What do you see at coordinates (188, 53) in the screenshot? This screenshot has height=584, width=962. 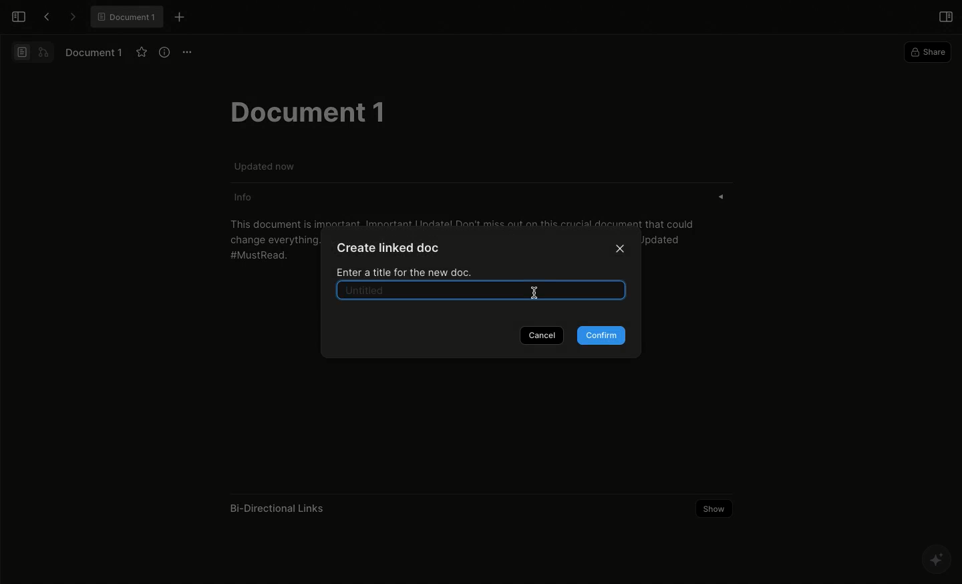 I see `Options` at bounding box center [188, 53].